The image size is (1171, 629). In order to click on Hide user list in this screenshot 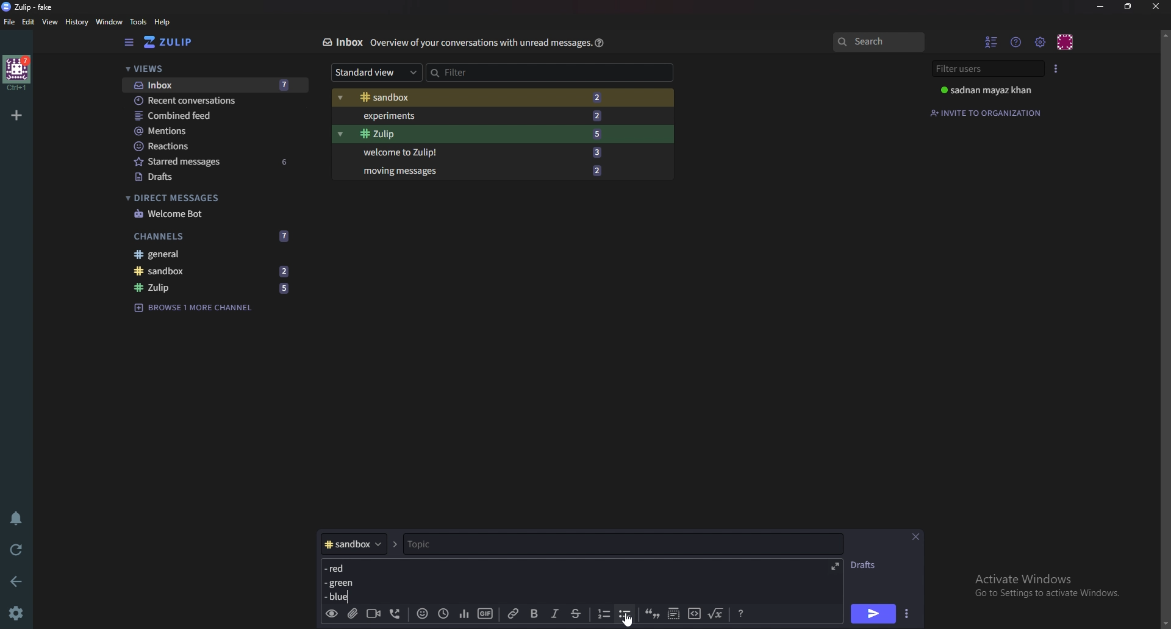, I will do `click(992, 41)`.